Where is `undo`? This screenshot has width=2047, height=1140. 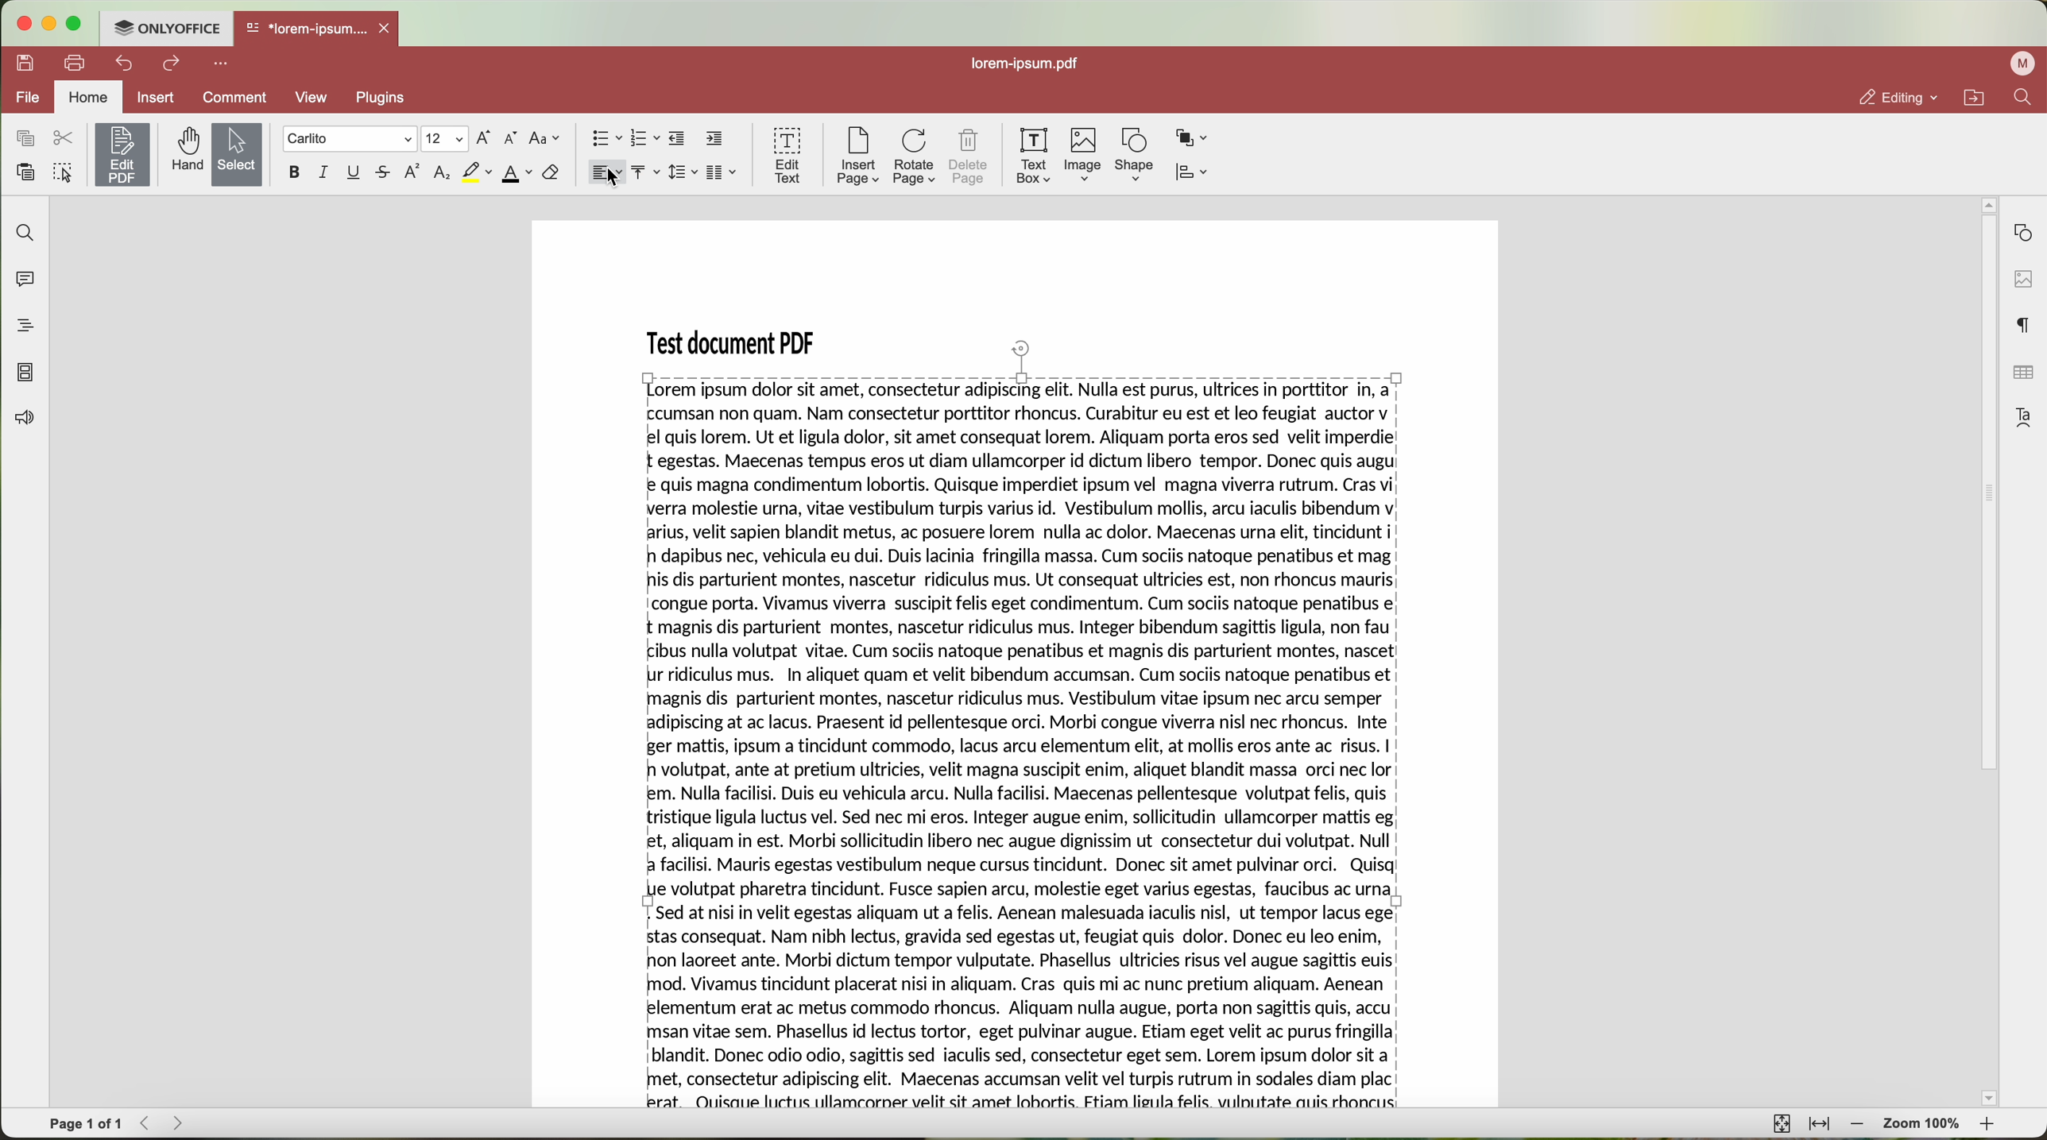
undo is located at coordinates (126, 64).